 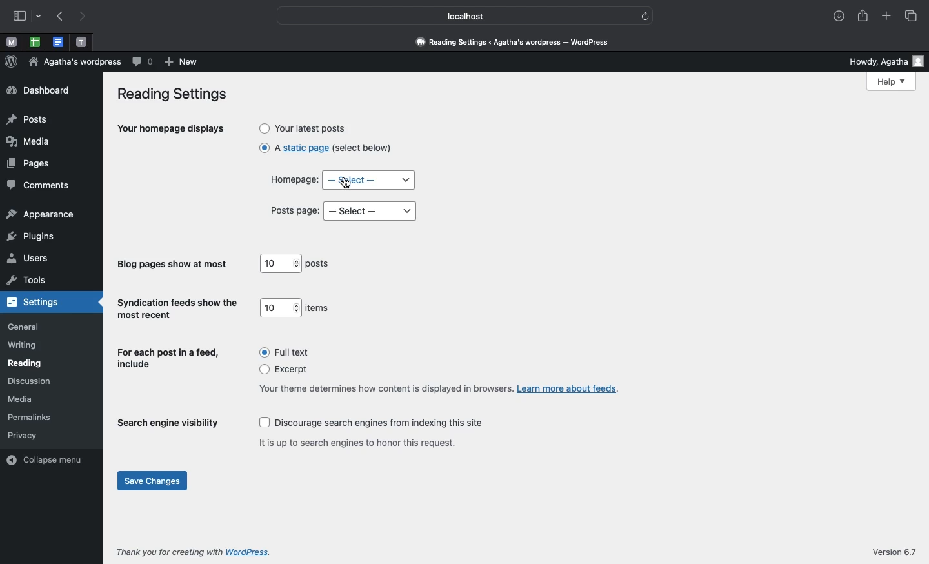 What do you see at coordinates (280, 263) in the screenshot?
I see `10` at bounding box center [280, 263].